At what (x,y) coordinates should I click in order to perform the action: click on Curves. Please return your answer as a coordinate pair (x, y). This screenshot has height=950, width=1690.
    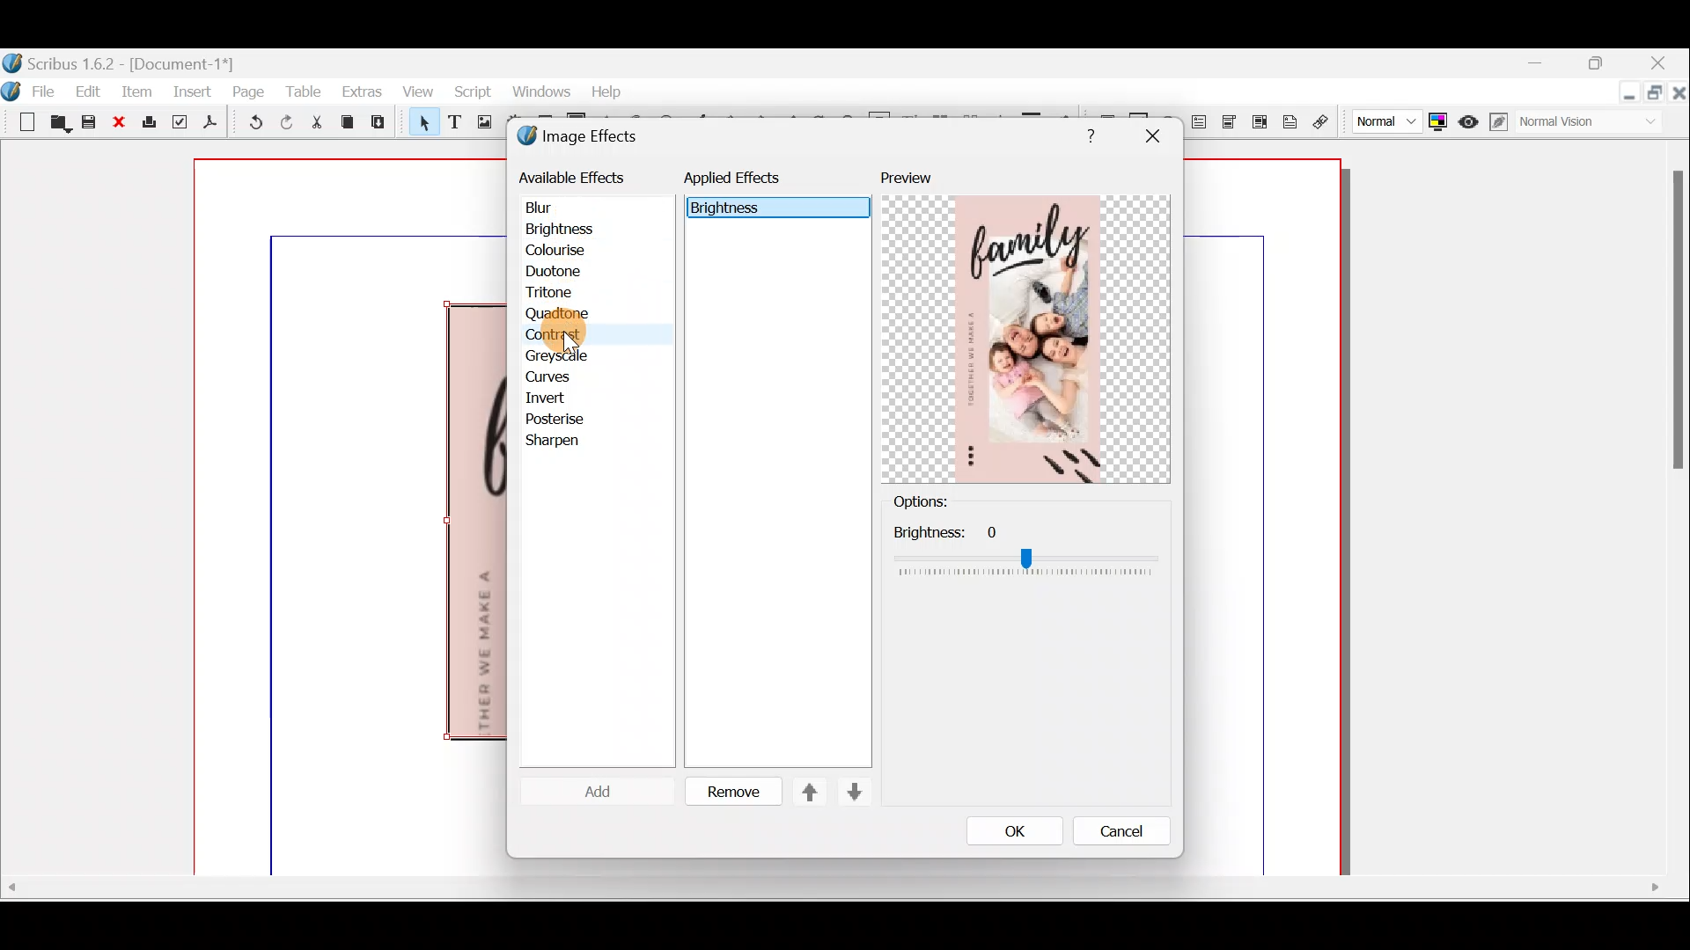
    Looking at the image, I should click on (561, 376).